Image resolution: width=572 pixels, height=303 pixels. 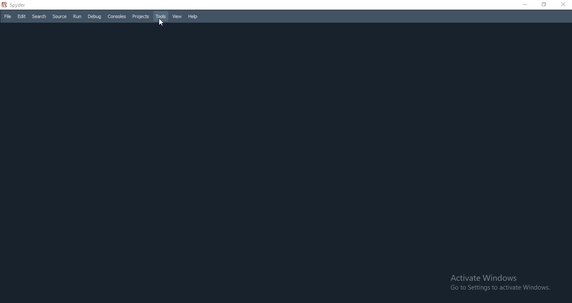 I want to click on Close, so click(x=564, y=4).